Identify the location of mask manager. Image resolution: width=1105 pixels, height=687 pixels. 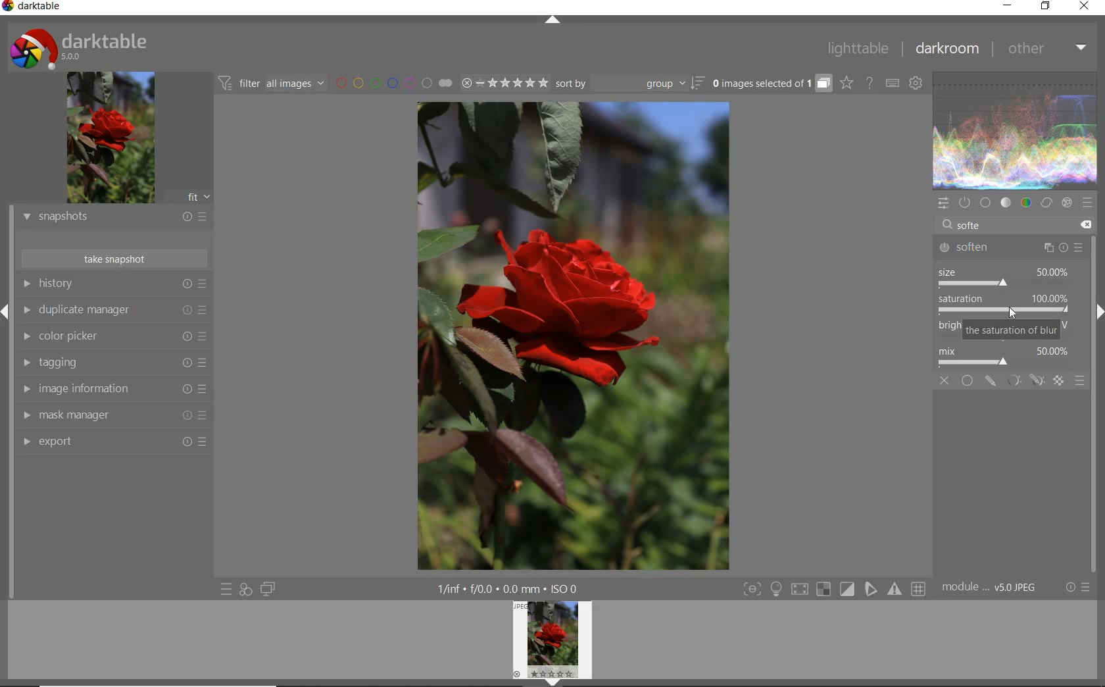
(112, 415).